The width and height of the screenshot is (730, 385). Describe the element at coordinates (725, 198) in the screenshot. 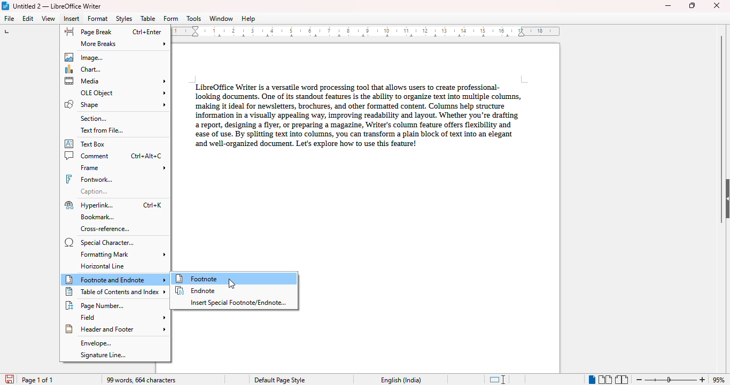

I see `show` at that location.